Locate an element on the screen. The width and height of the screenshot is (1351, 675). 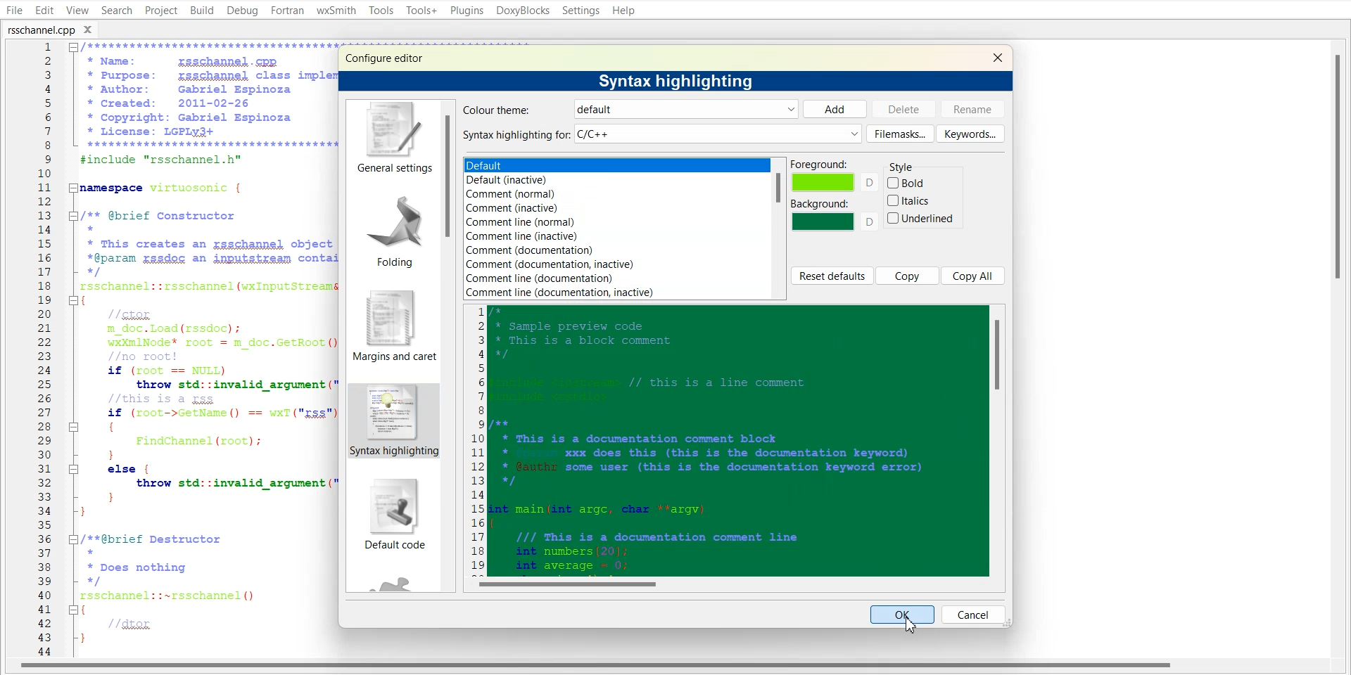
Rename is located at coordinates (973, 109).